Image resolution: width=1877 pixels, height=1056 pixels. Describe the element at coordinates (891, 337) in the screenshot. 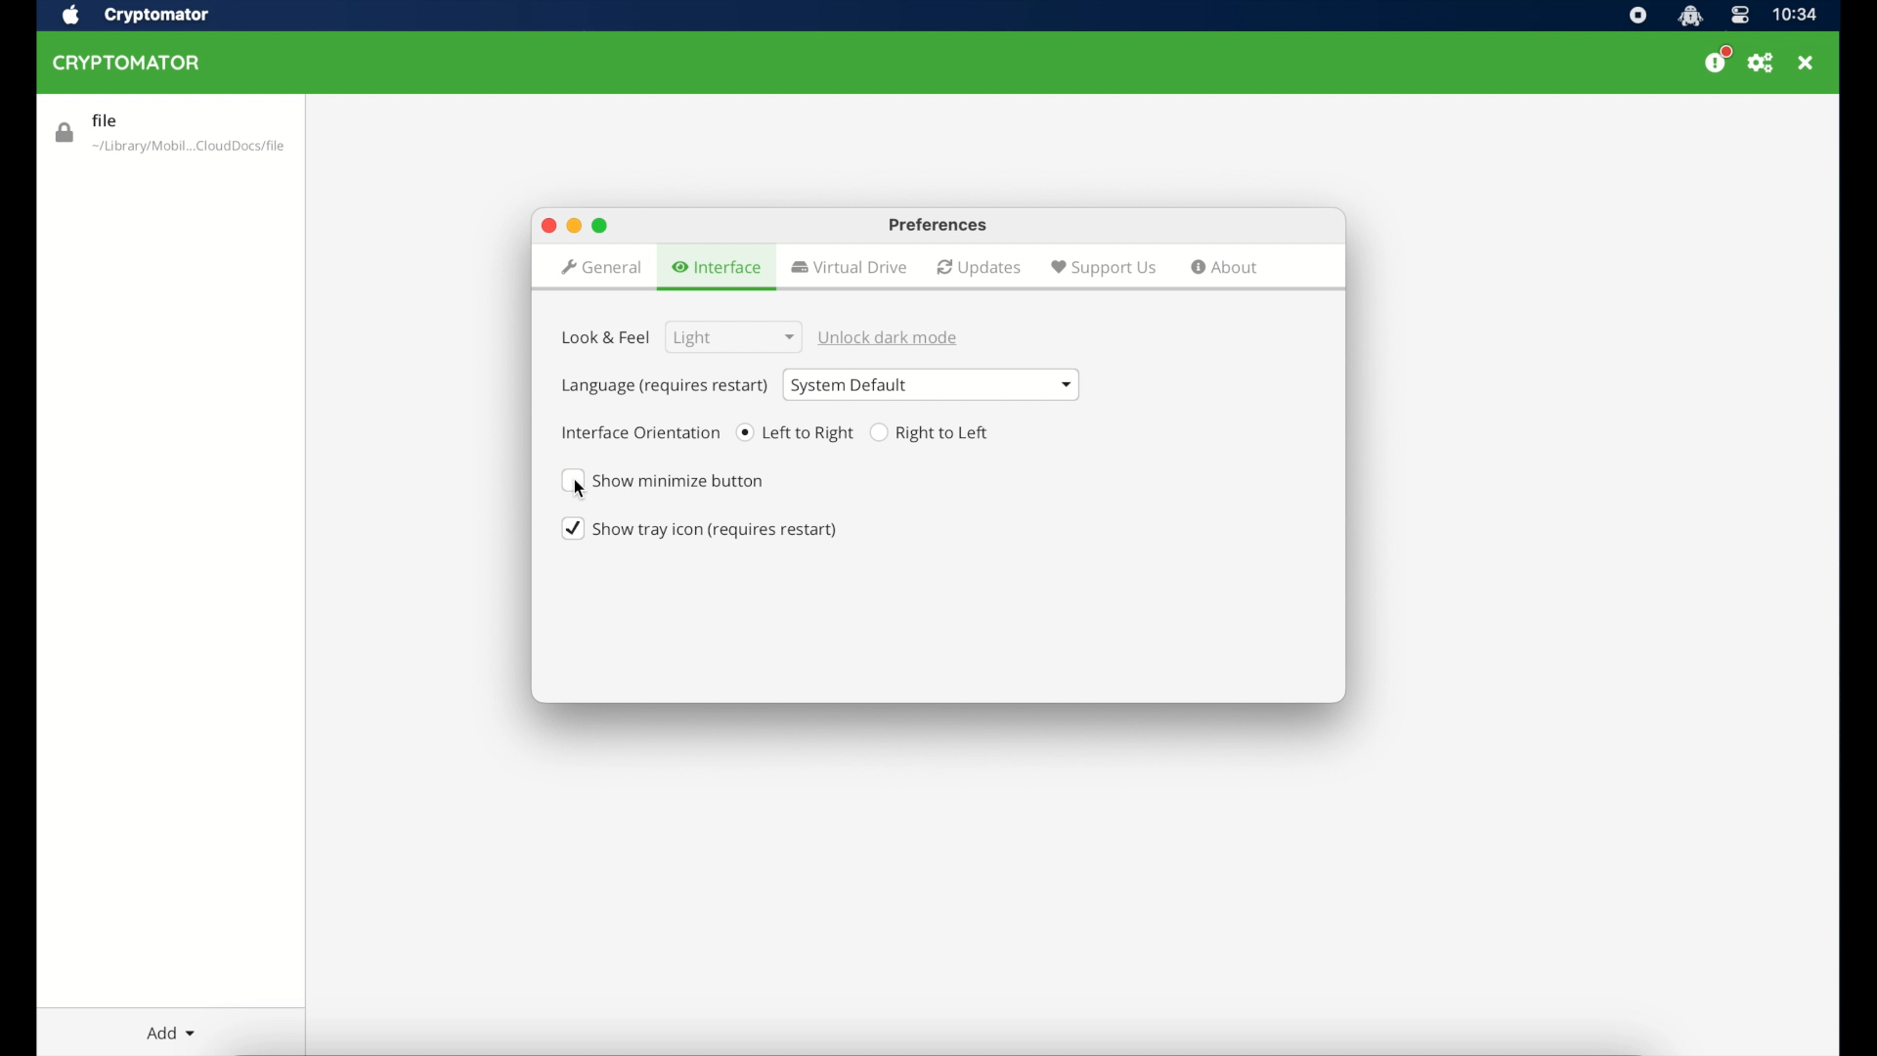

I see `unlock dark mode` at that location.